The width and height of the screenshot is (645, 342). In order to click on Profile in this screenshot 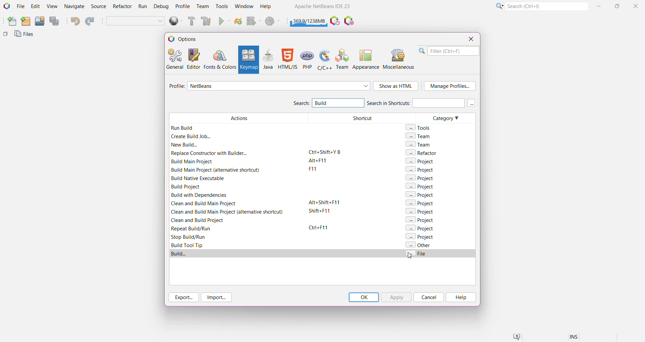, I will do `click(183, 6)`.